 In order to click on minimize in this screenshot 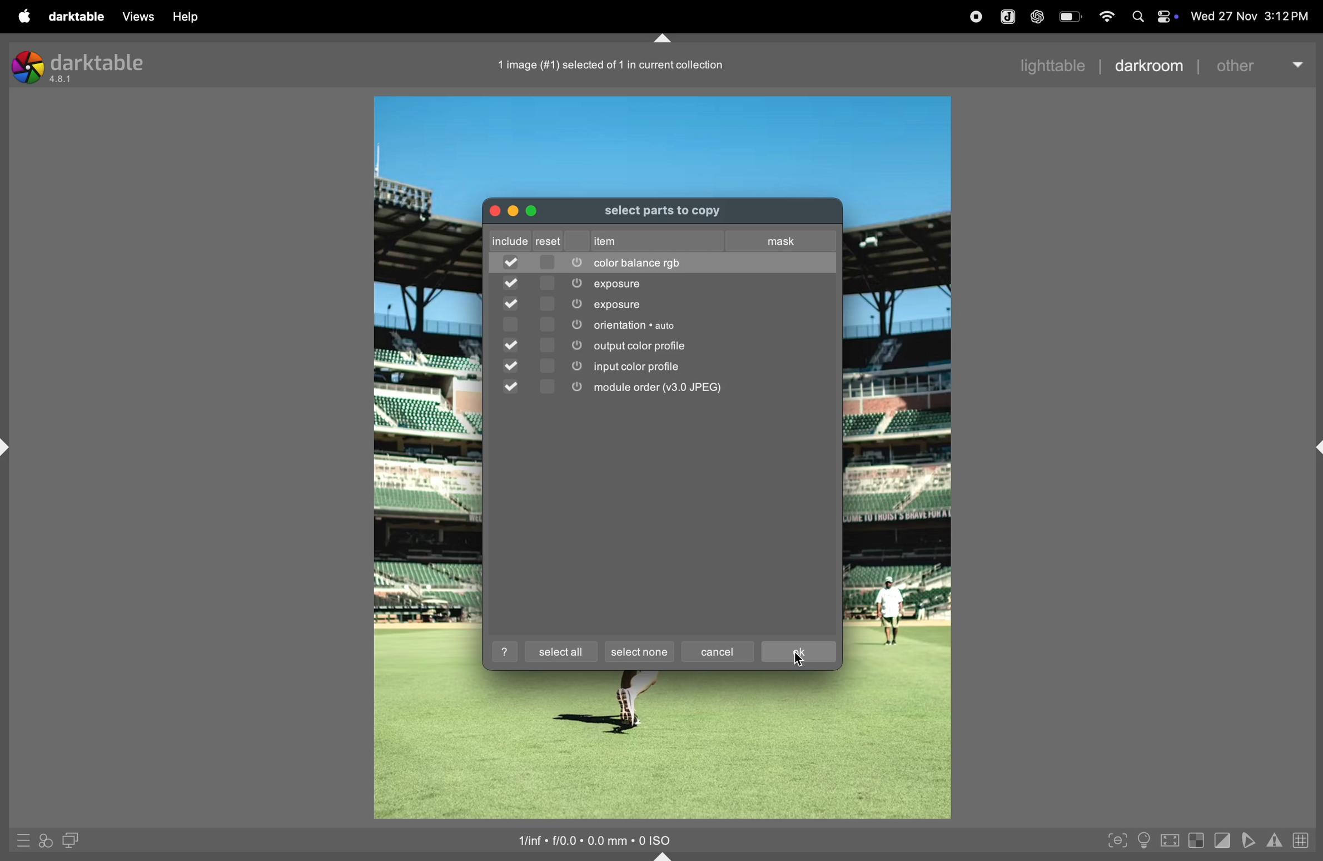, I will do `click(534, 211)`.